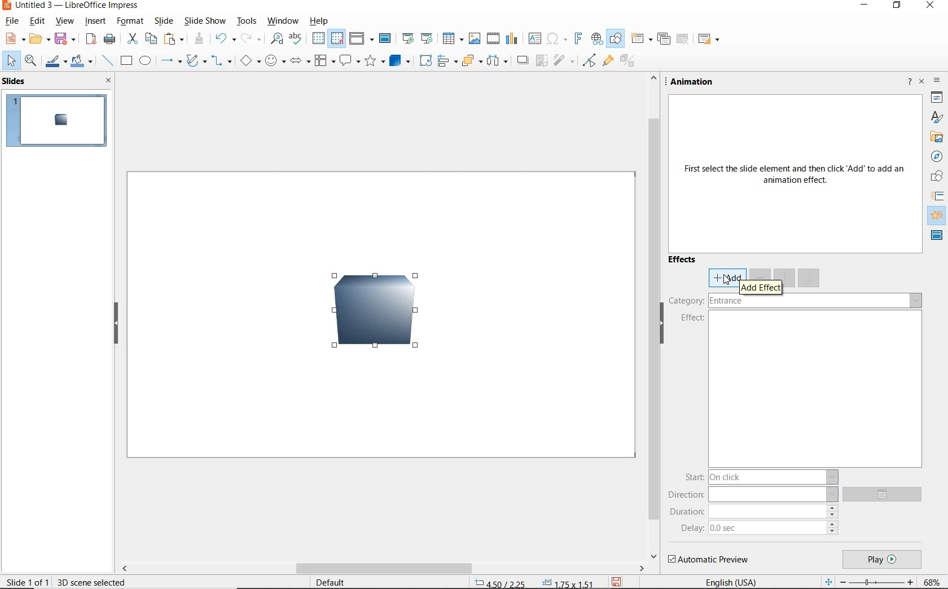 Image resolution: width=948 pixels, height=589 pixels. Describe the element at coordinates (81, 61) in the screenshot. I see `fill color` at that location.